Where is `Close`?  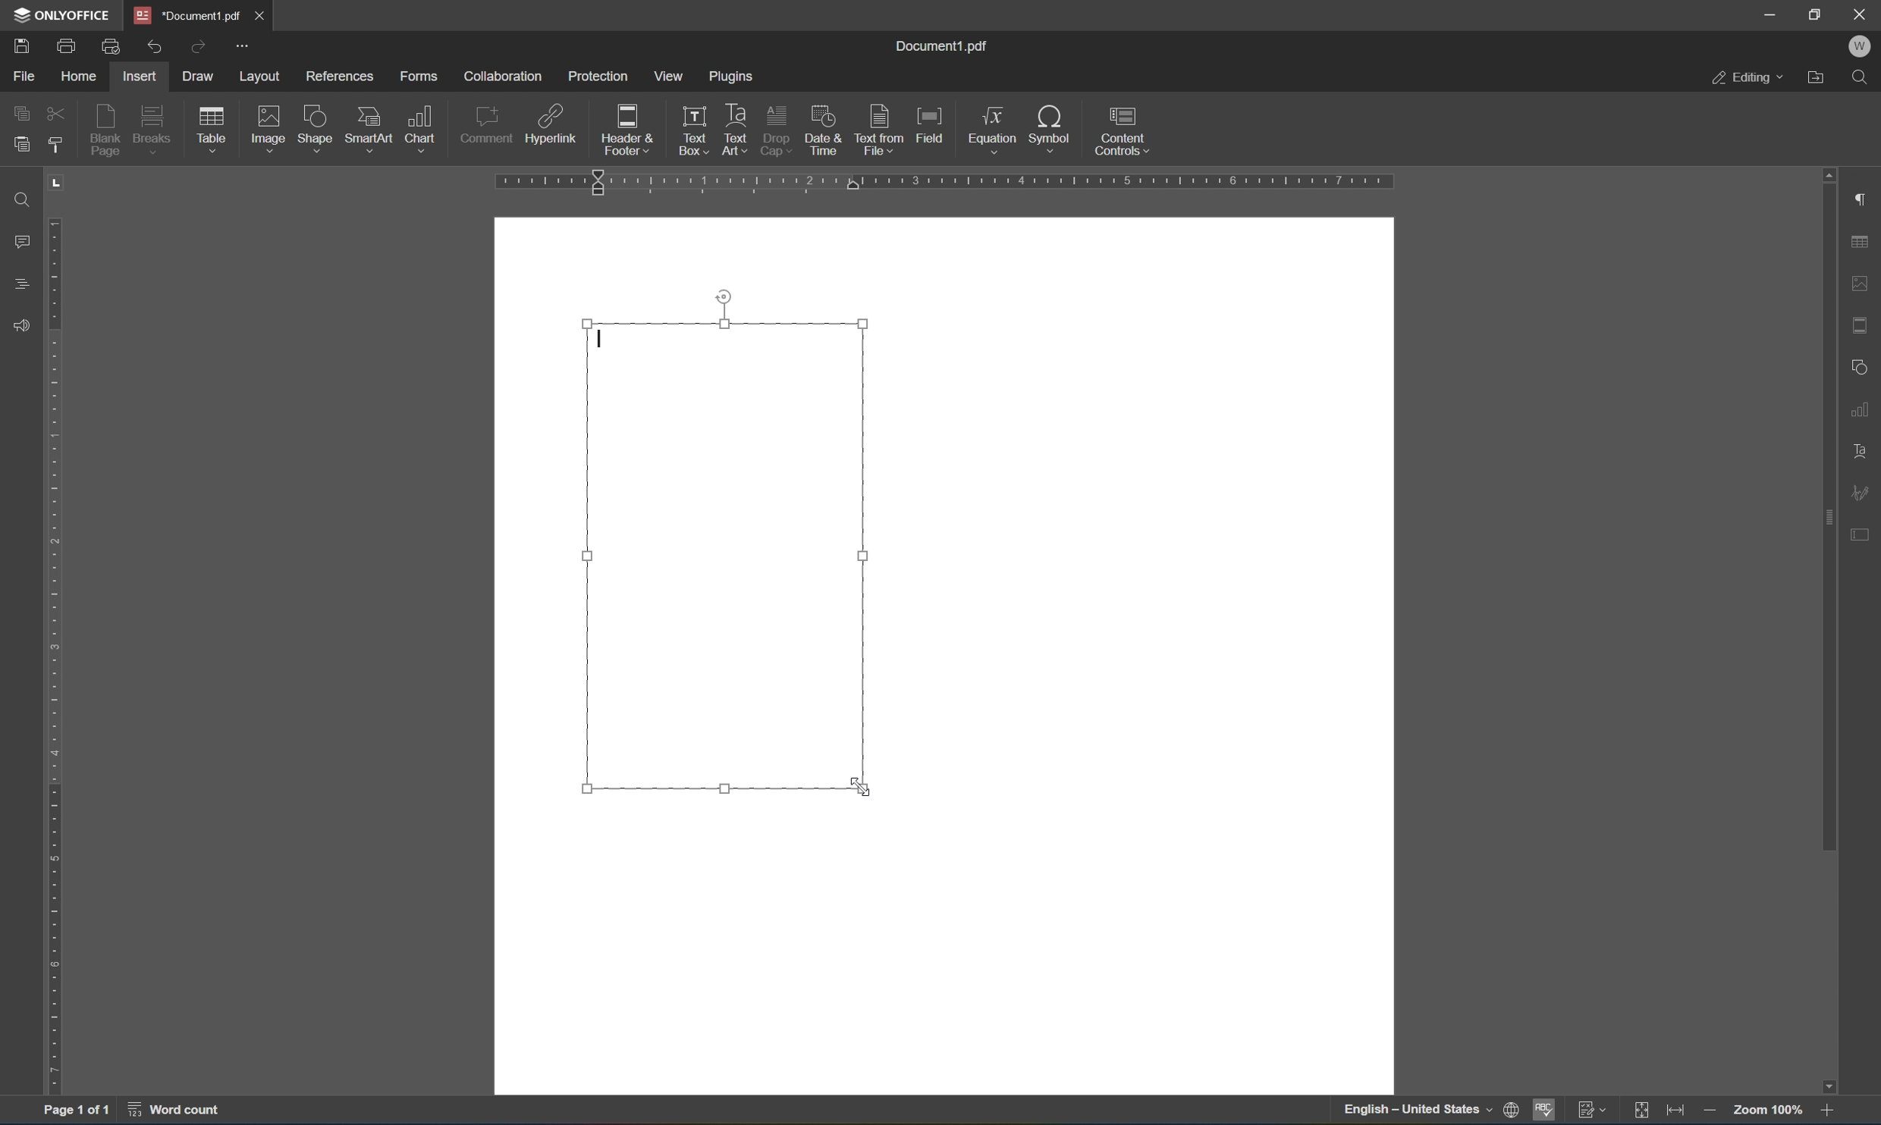 Close is located at coordinates (1864, 15).